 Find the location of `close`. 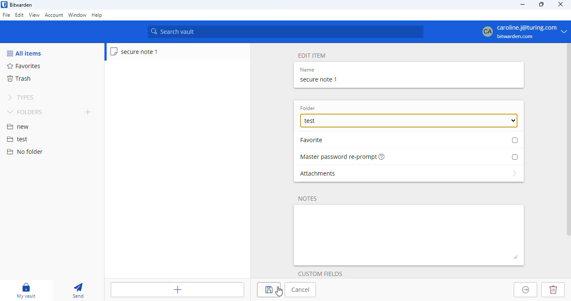

close is located at coordinates (561, 4).